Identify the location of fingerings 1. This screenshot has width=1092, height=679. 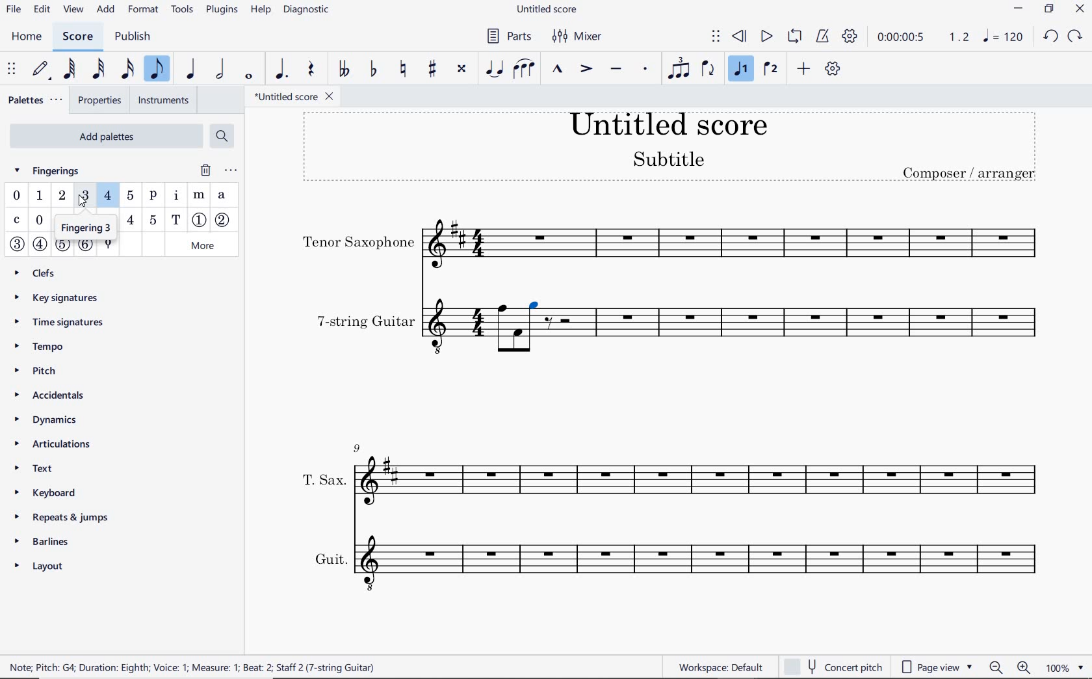
(38, 196).